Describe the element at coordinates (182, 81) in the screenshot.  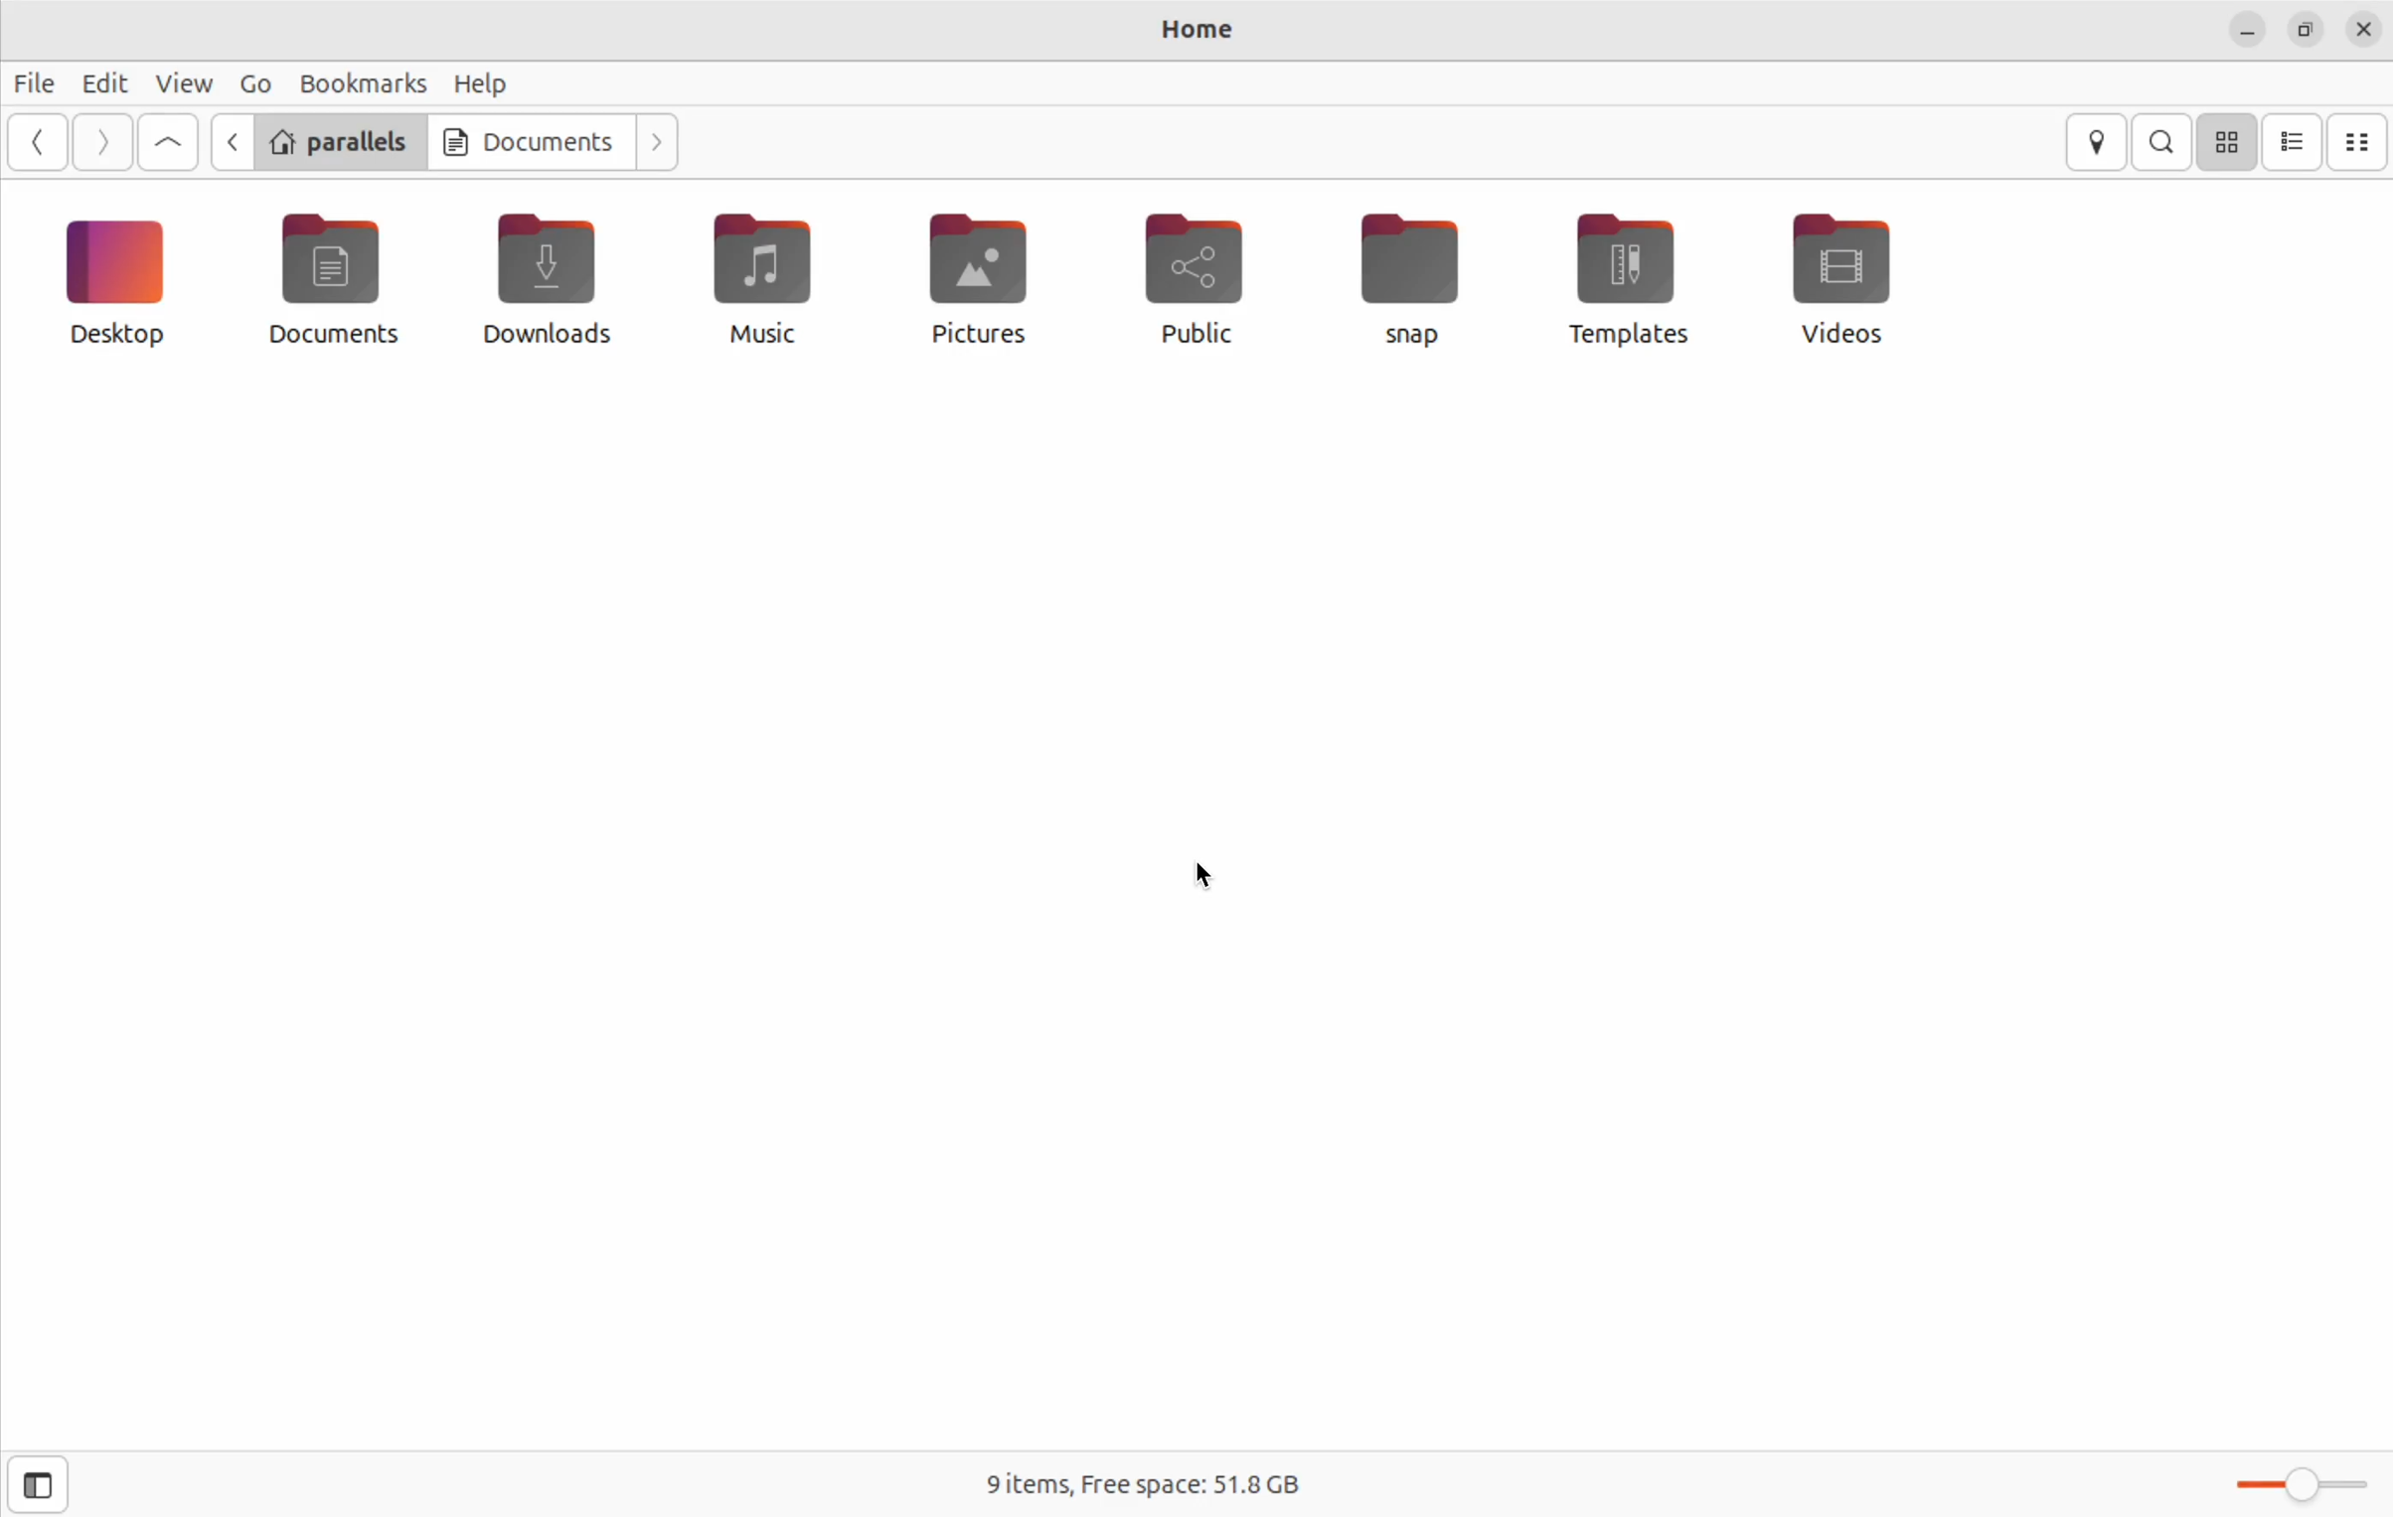
I see `View` at that location.